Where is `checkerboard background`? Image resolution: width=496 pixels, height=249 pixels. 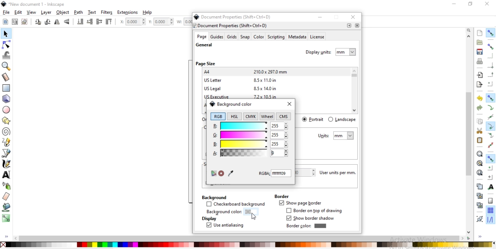
checkerboard background is located at coordinates (236, 205).